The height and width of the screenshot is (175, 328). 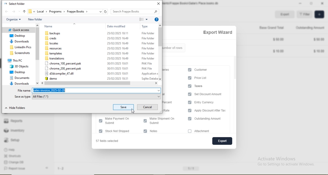 What do you see at coordinates (14, 19) in the screenshot?
I see `Organize` at bounding box center [14, 19].